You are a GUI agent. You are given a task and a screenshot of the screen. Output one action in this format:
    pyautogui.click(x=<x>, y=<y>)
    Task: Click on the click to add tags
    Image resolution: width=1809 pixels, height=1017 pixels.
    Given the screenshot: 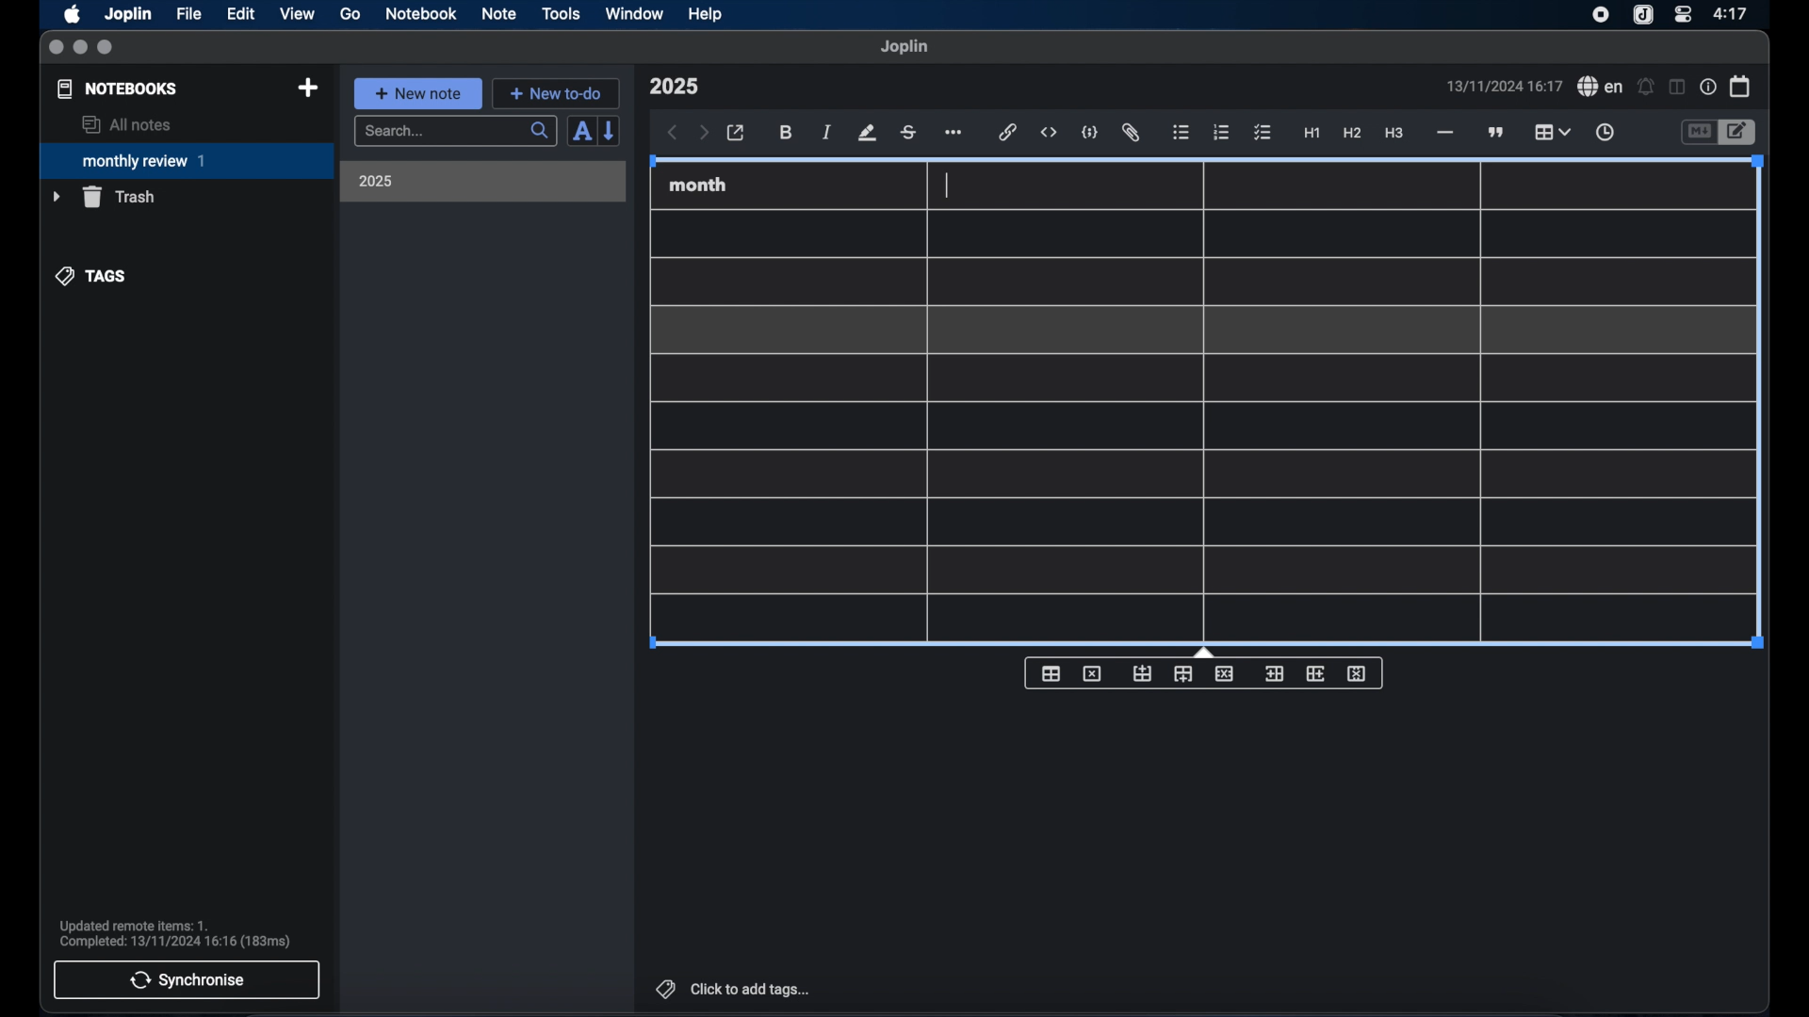 What is the action you would take?
    pyautogui.click(x=735, y=989)
    